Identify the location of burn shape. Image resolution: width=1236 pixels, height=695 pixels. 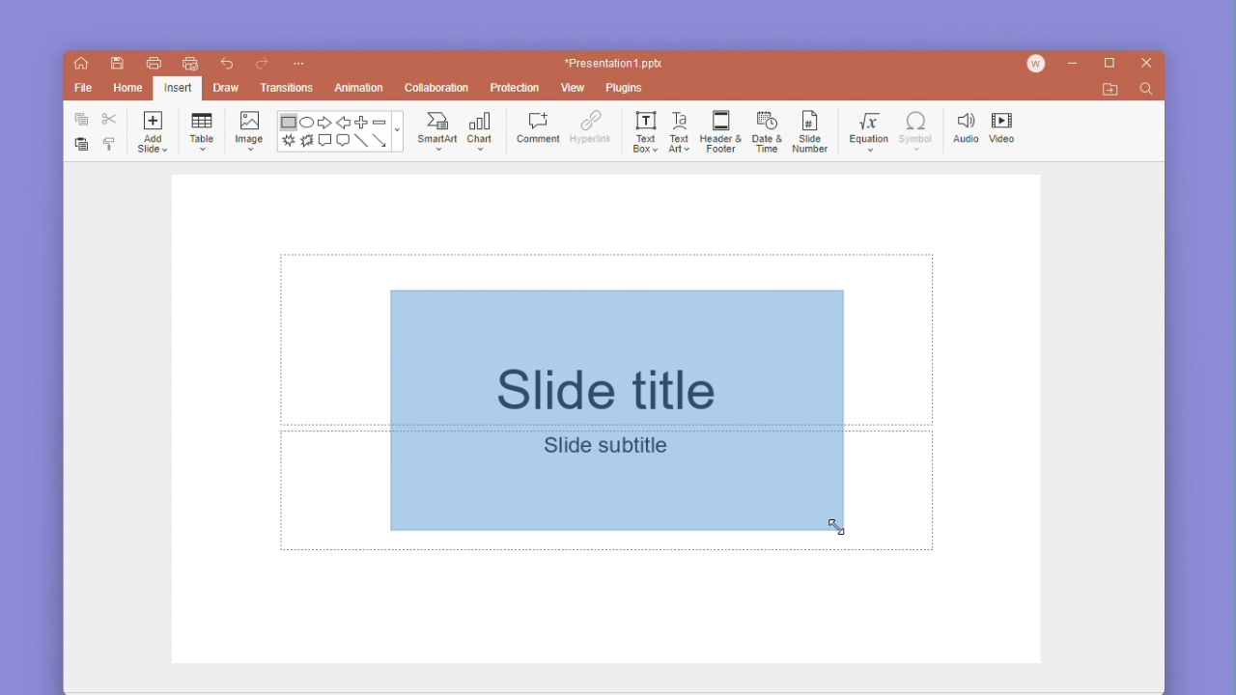
(307, 142).